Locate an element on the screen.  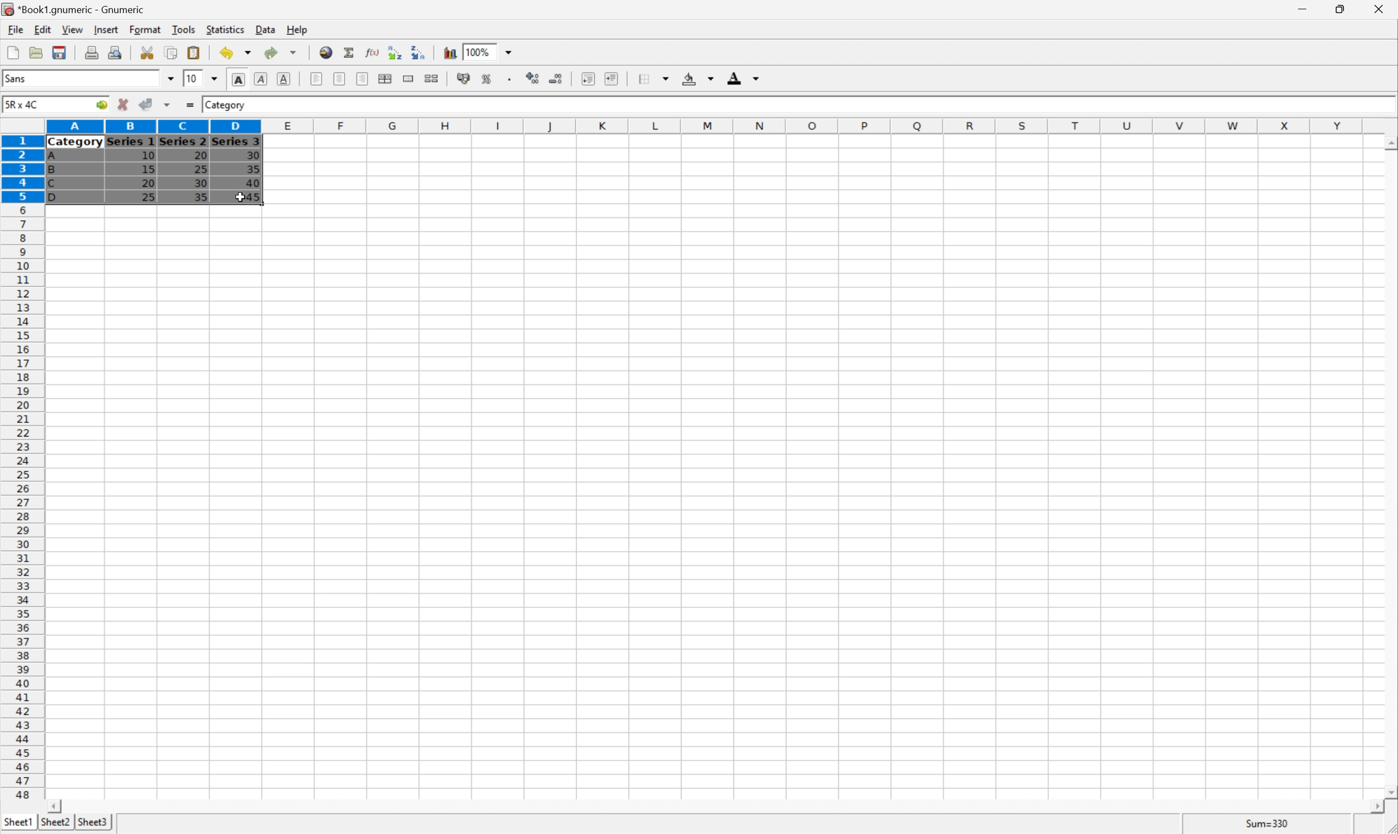
30 is located at coordinates (202, 184).